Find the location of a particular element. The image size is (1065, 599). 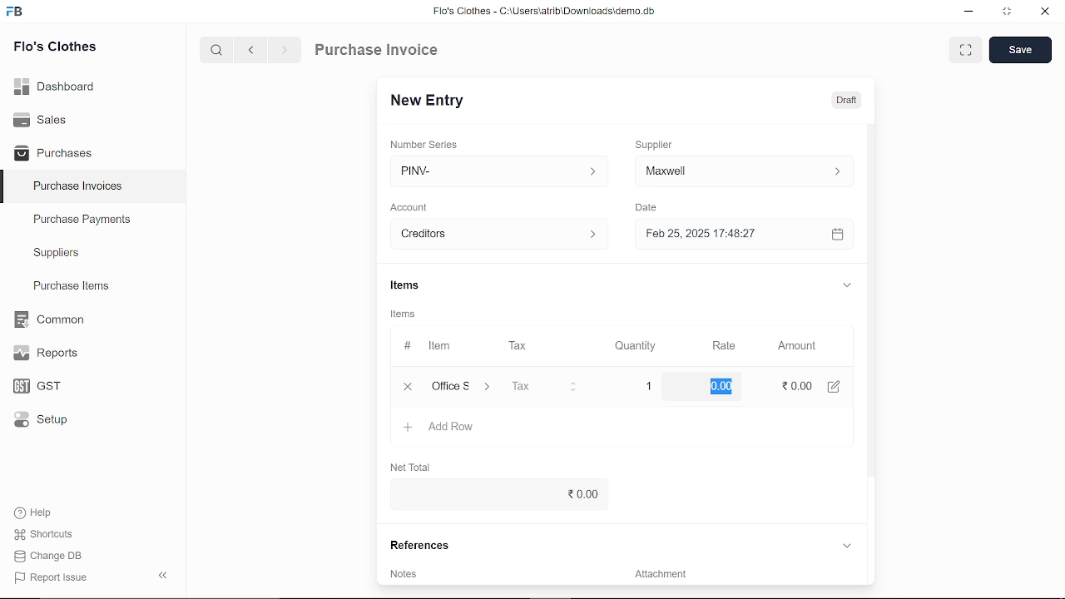

‘Attachment is located at coordinates (659, 577).